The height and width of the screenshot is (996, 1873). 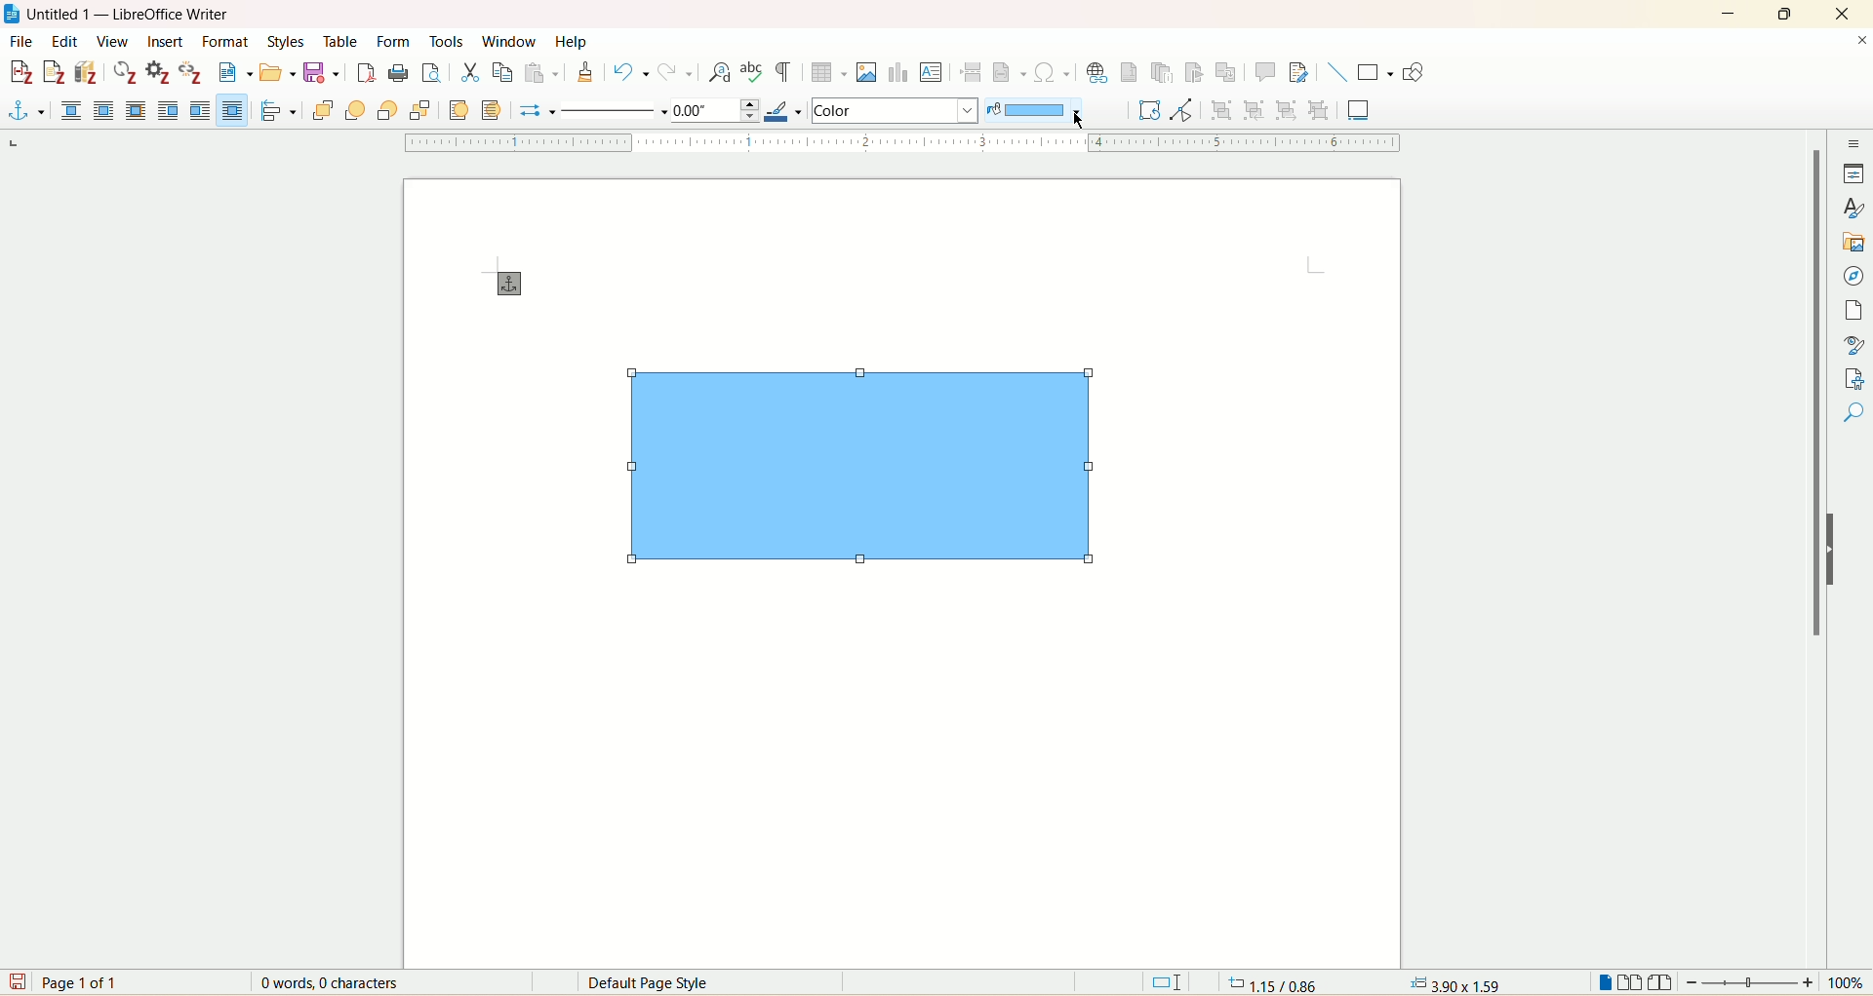 I want to click on default page style, so click(x=665, y=982).